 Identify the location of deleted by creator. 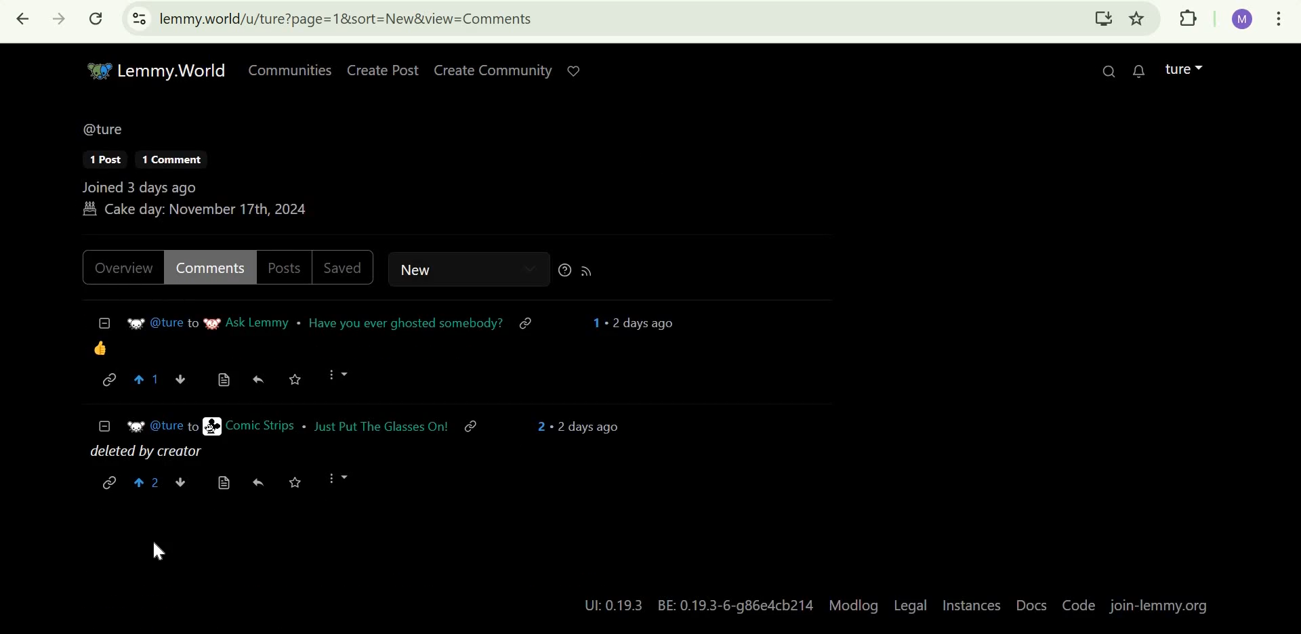
(157, 452).